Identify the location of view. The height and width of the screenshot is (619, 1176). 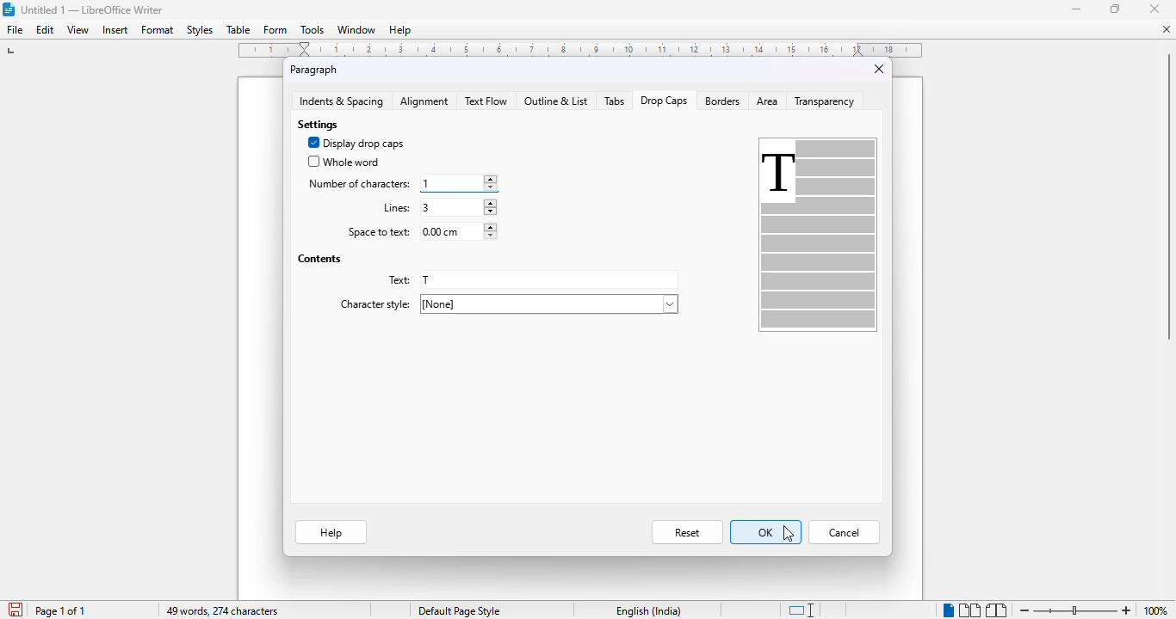
(77, 30).